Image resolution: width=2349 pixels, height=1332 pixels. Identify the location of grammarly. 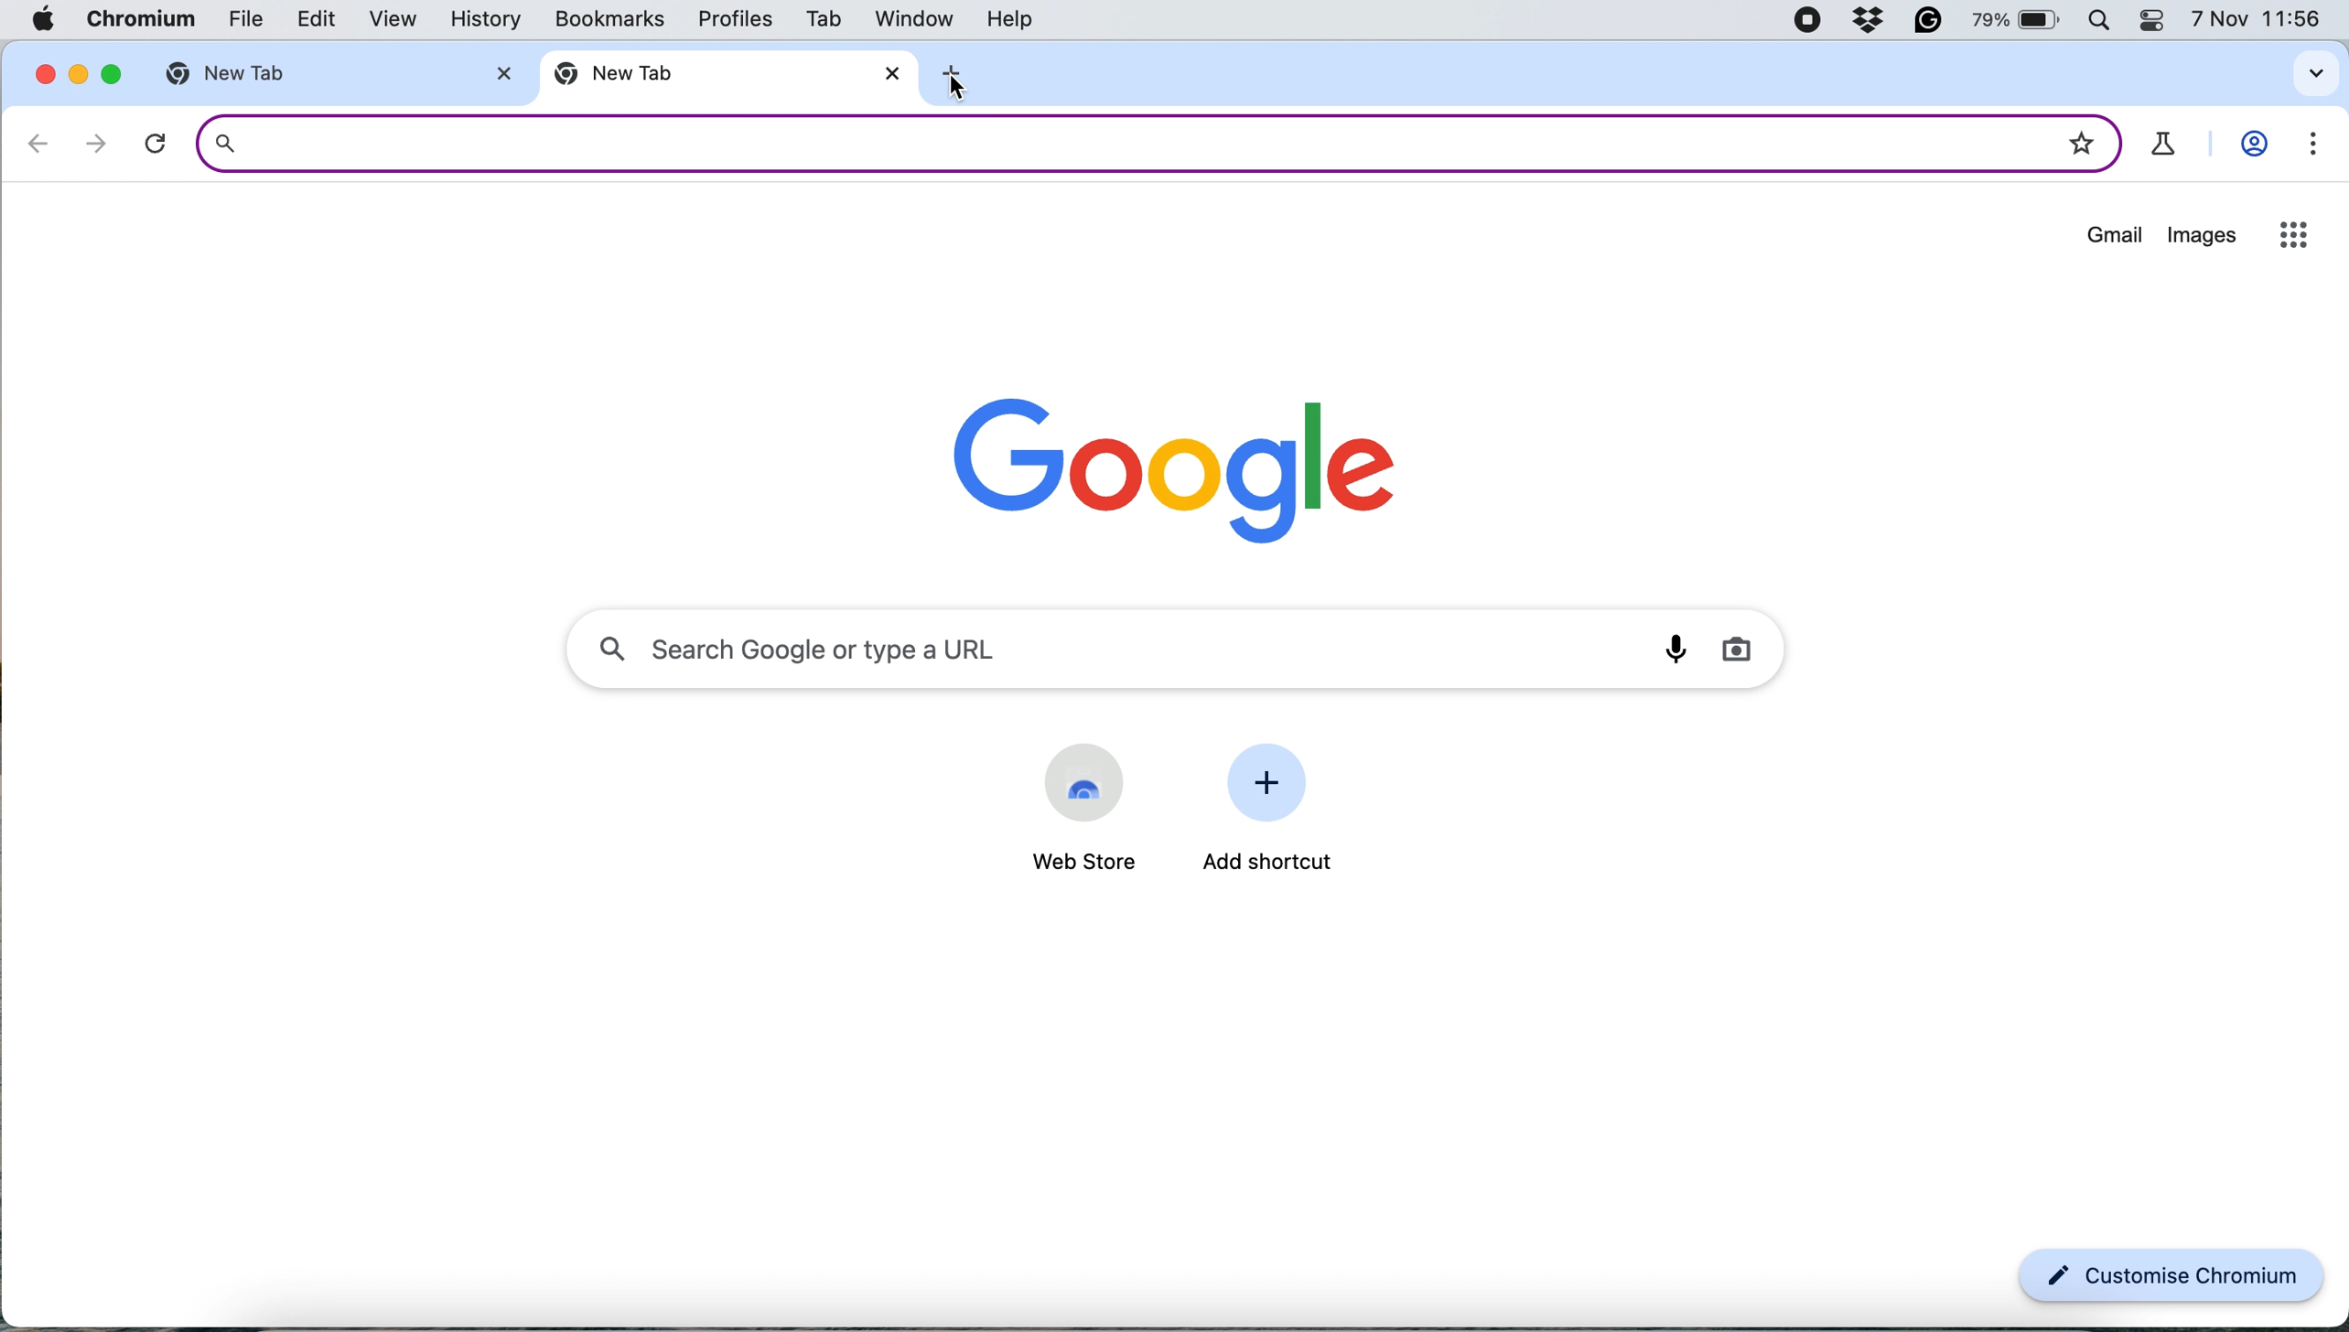
(1932, 21).